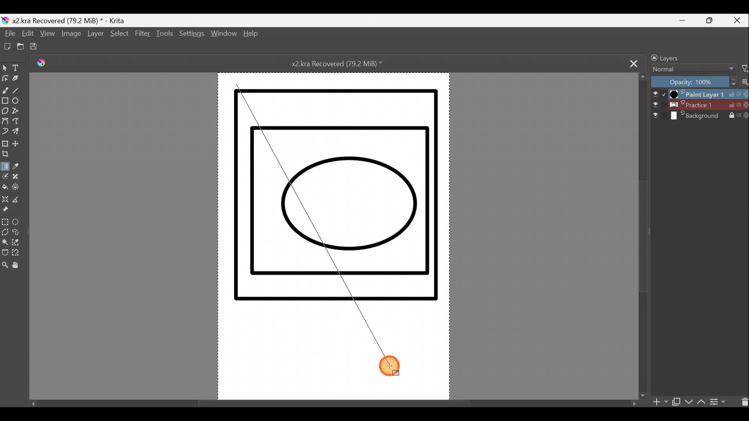 Image resolution: width=749 pixels, height=421 pixels. I want to click on Edit, so click(27, 35).